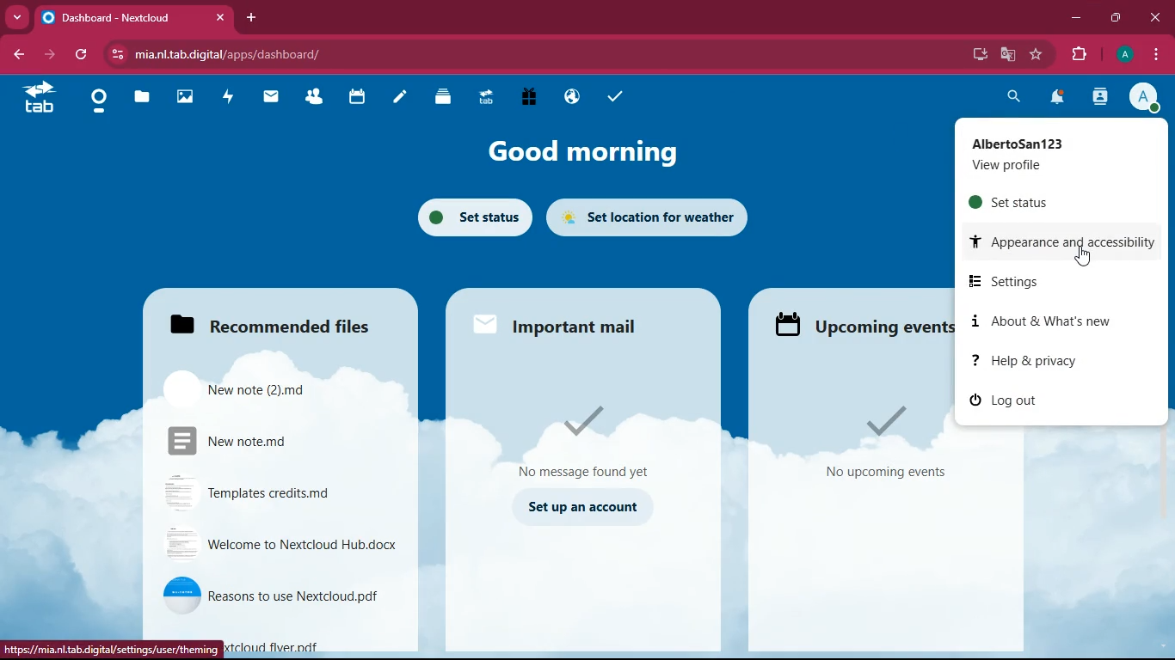 The image size is (1175, 660). I want to click on set status, so click(467, 217).